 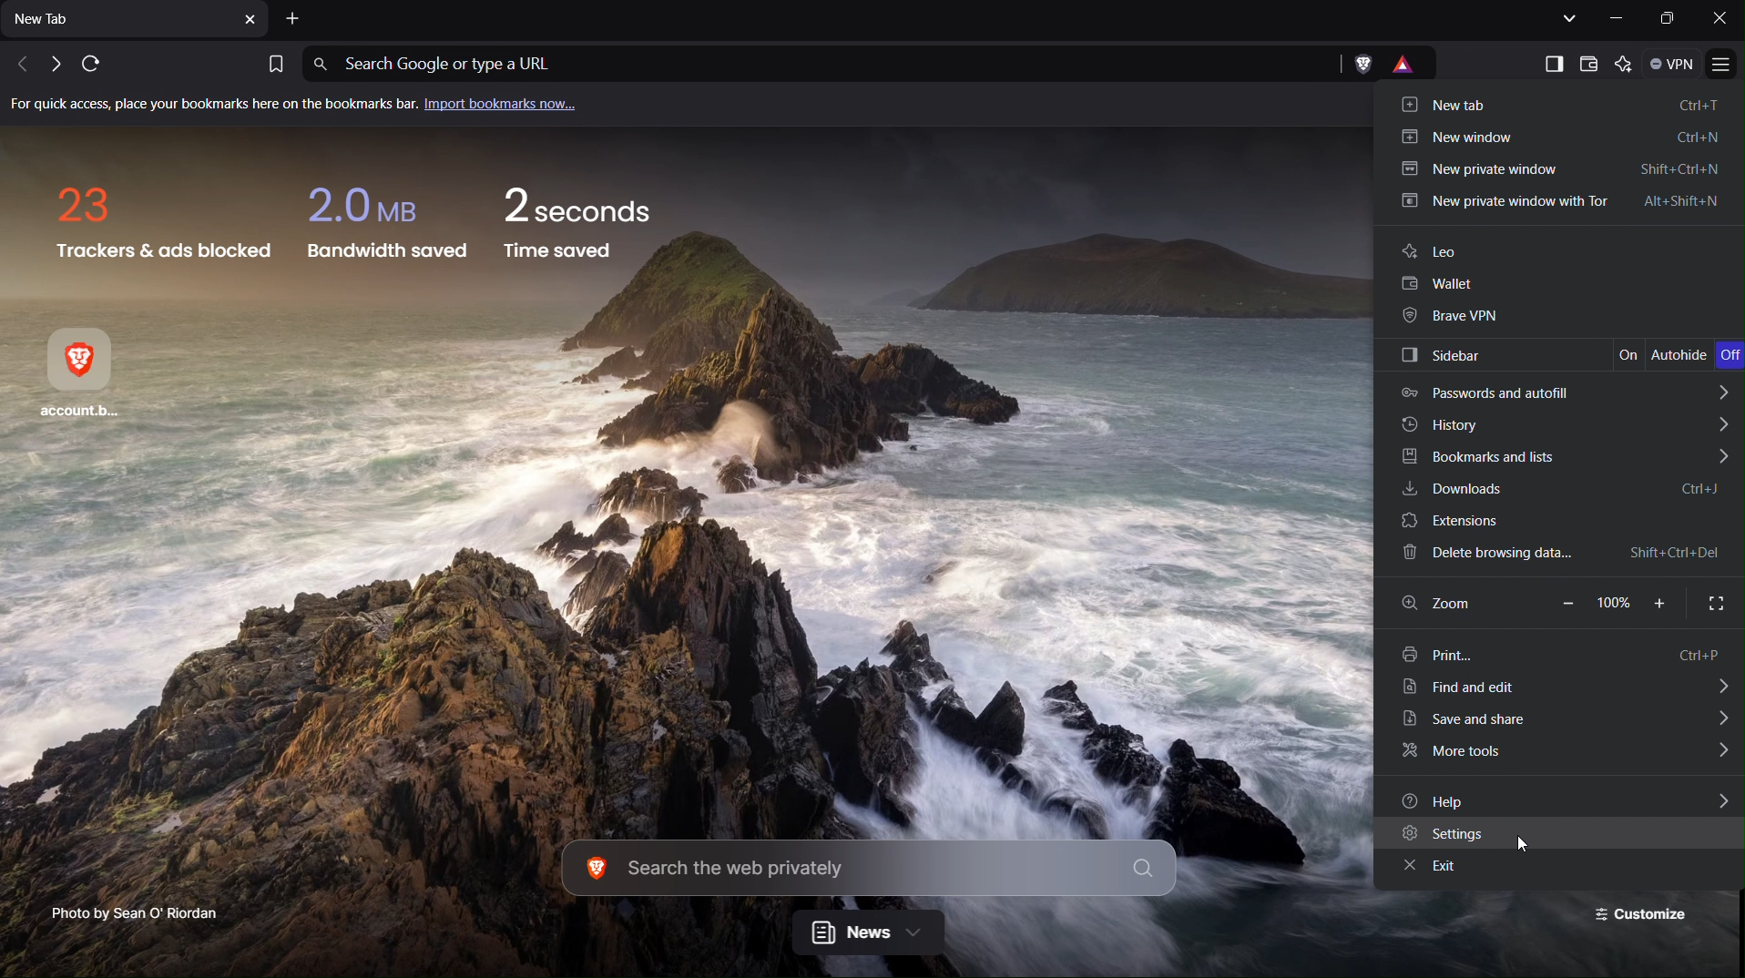 What do you see at coordinates (1730, 356) in the screenshot?
I see `Off` at bounding box center [1730, 356].